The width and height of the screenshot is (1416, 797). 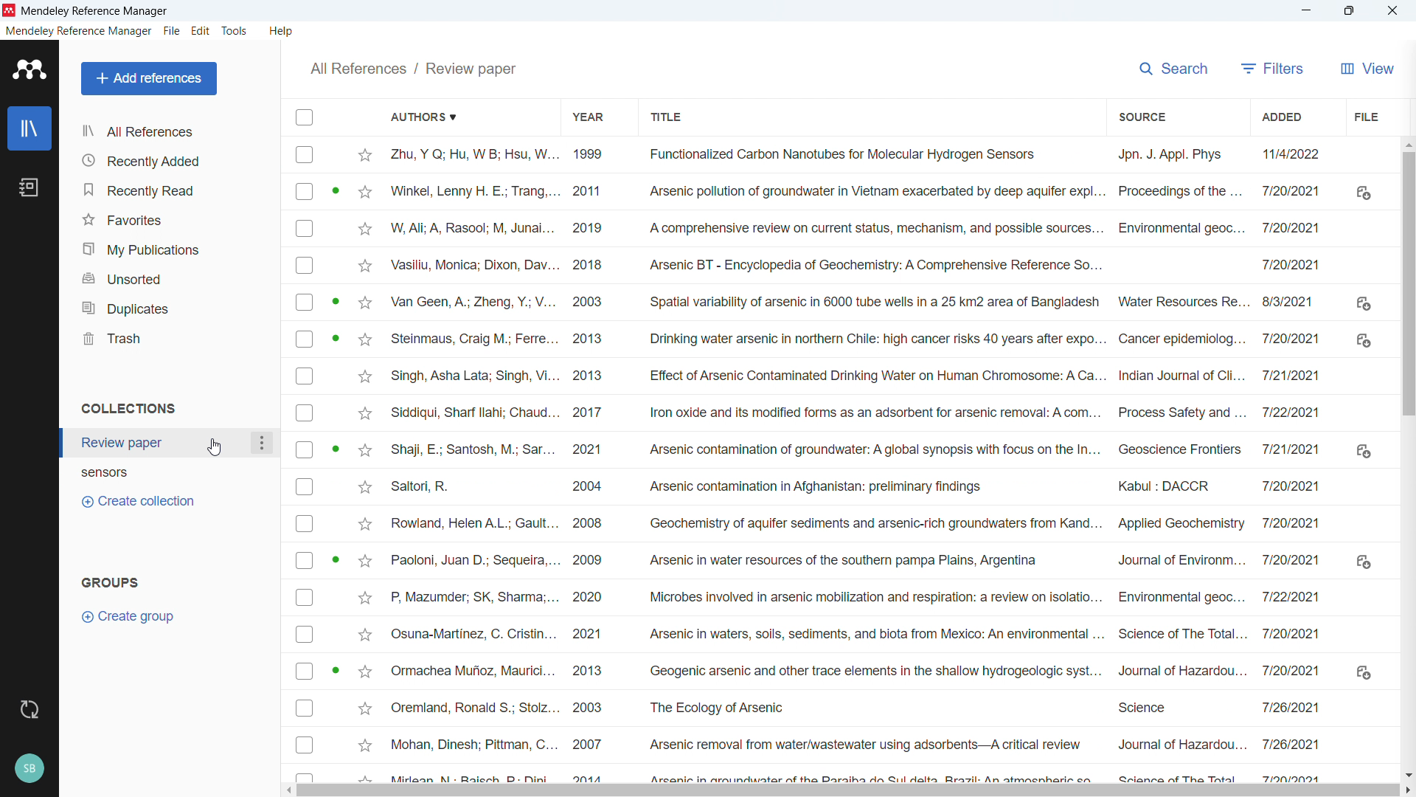 I want to click on Scroll left , so click(x=288, y=791).